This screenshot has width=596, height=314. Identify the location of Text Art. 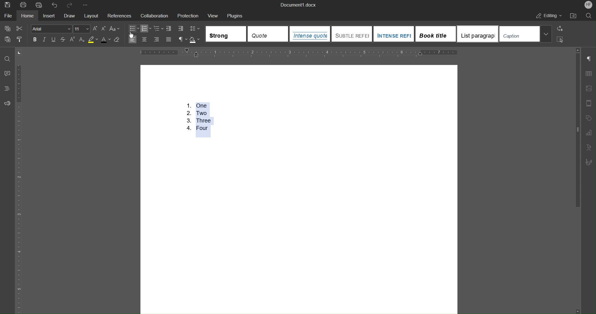
(589, 148).